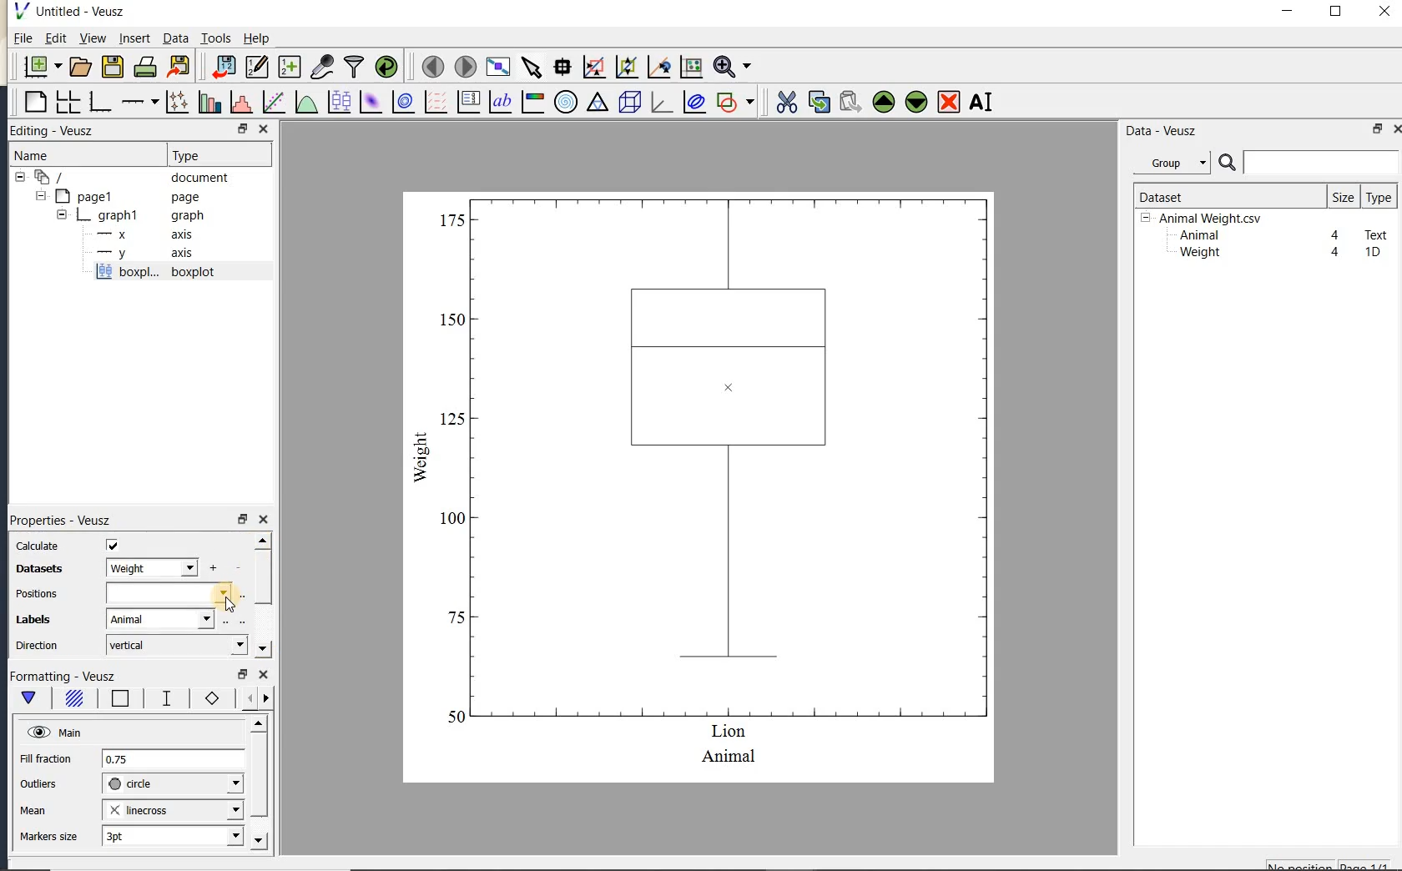 This screenshot has height=871, width=1402. What do you see at coordinates (209, 102) in the screenshot?
I see `plot bar charts` at bounding box center [209, 102].